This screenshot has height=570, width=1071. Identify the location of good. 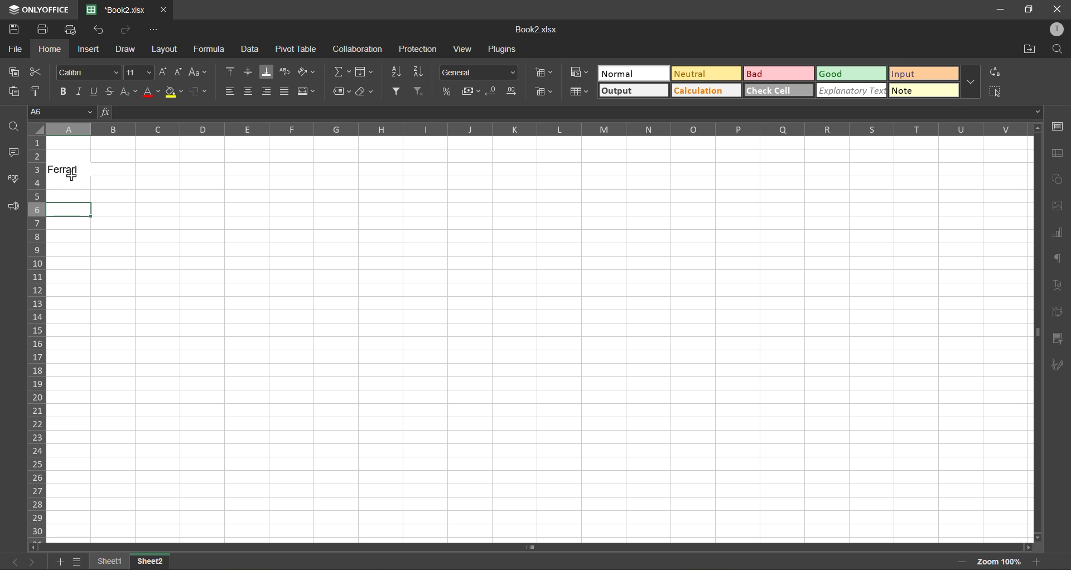
(853, 75).